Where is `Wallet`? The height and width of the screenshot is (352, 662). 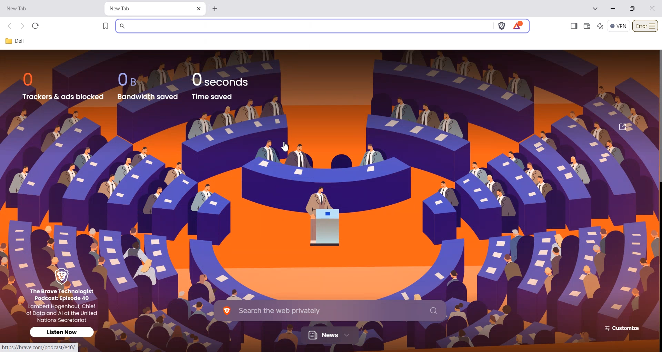 Wallet is located at coordinates (586, 26).